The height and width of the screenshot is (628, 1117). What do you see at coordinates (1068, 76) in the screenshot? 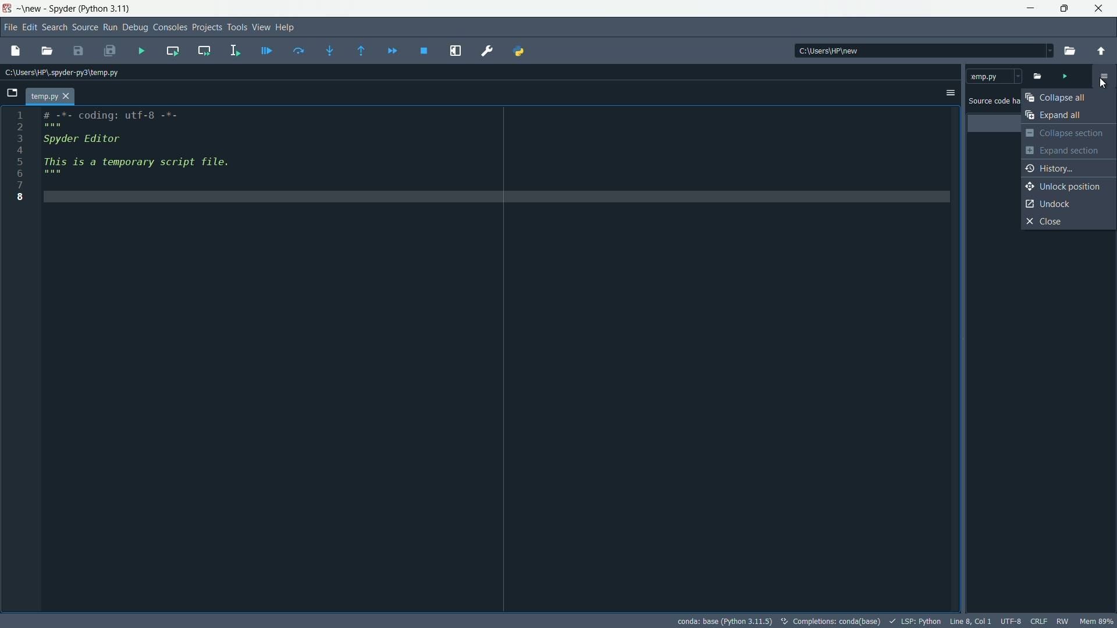
I see `run file` at bounding box center [1068, 76].